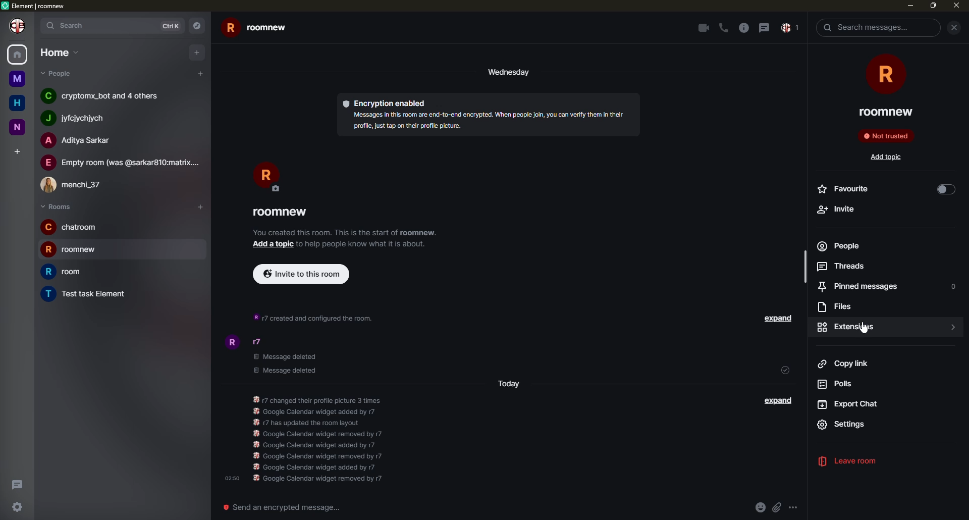 Image resolution: width=969 pixels, height=520 pixels. What do you see at coordinates (363, 245) in the screenshot?
I see `info` at bounding box center [363, 245].